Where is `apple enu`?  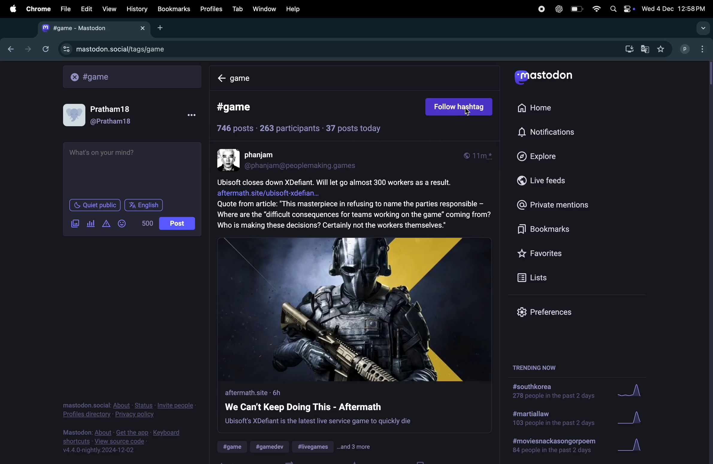 apple enu is located at coordinates (12, 8).